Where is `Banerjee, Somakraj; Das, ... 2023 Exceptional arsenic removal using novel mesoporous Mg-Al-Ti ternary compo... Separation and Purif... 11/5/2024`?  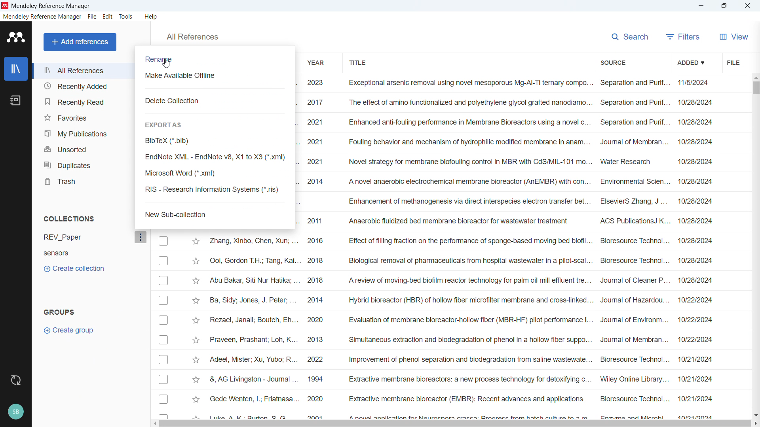 Banerjee, Somakraj; Das, ... 2023 Exceptional arsenic removal using novel mesoporous Mg-Al-Ti ternary compo... Separation and Purif... 11/5/2024 is located at coordinates (506, 83).